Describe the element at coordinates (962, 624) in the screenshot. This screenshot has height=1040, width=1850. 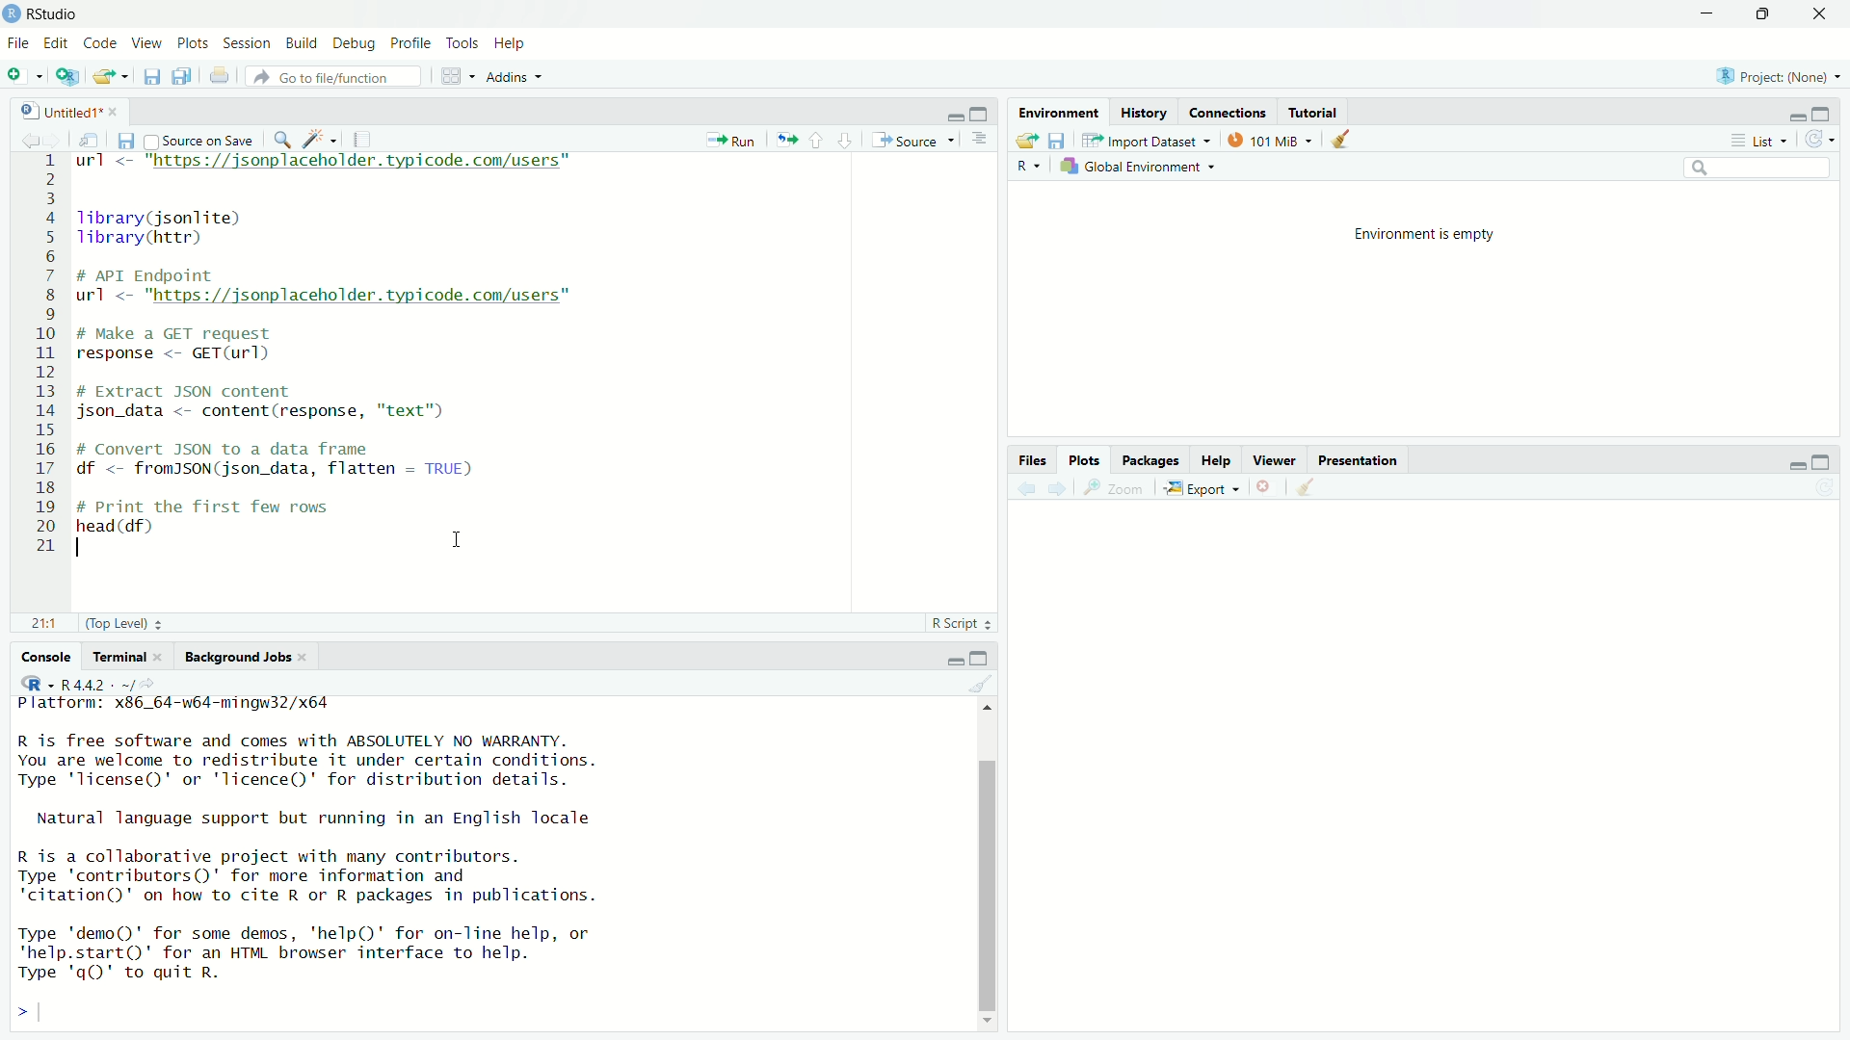
I see `R Script ` at that location.